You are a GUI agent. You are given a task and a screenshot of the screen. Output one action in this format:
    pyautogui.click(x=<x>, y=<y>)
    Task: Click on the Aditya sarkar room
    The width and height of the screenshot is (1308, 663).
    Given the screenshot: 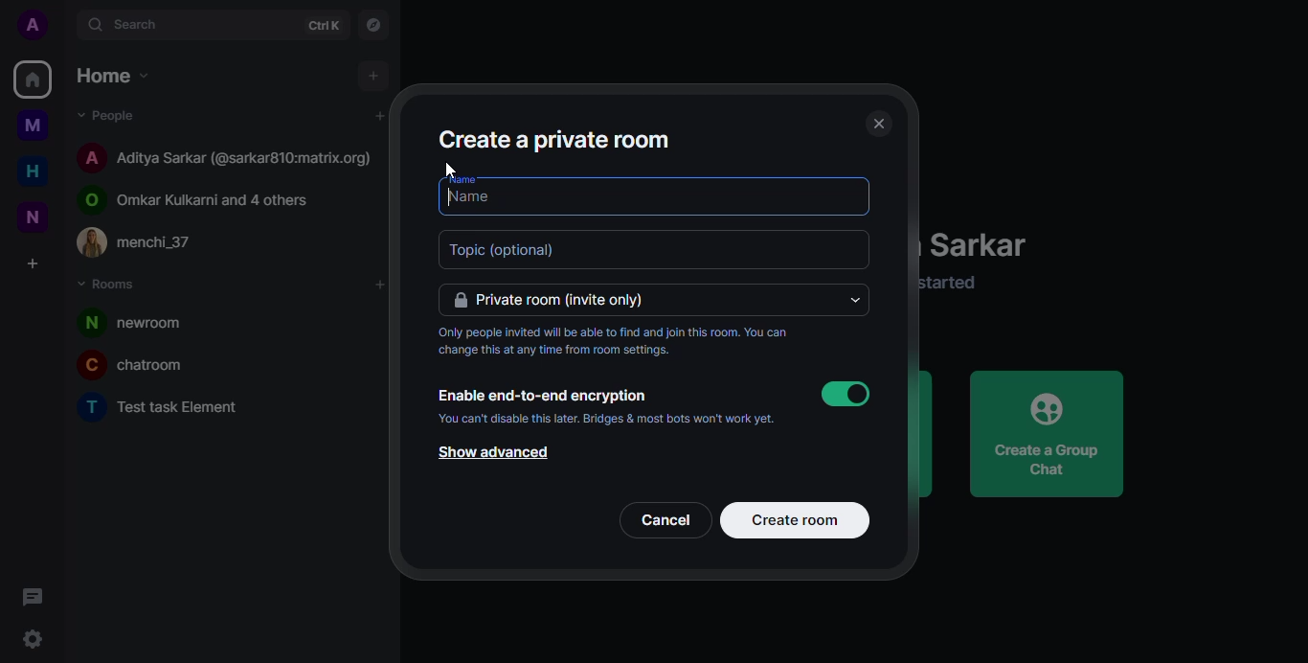 What is the action you would take?
    pyautogui.click(x=227, y=155)
    